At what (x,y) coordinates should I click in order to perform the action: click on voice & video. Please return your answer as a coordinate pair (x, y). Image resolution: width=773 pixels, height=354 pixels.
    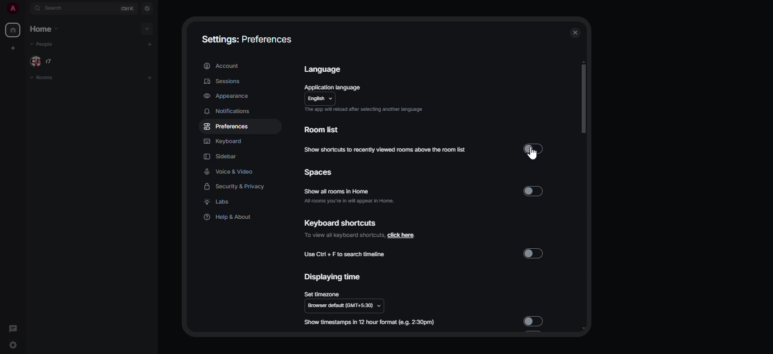
    Looking at the image, I should click on (229, 172).